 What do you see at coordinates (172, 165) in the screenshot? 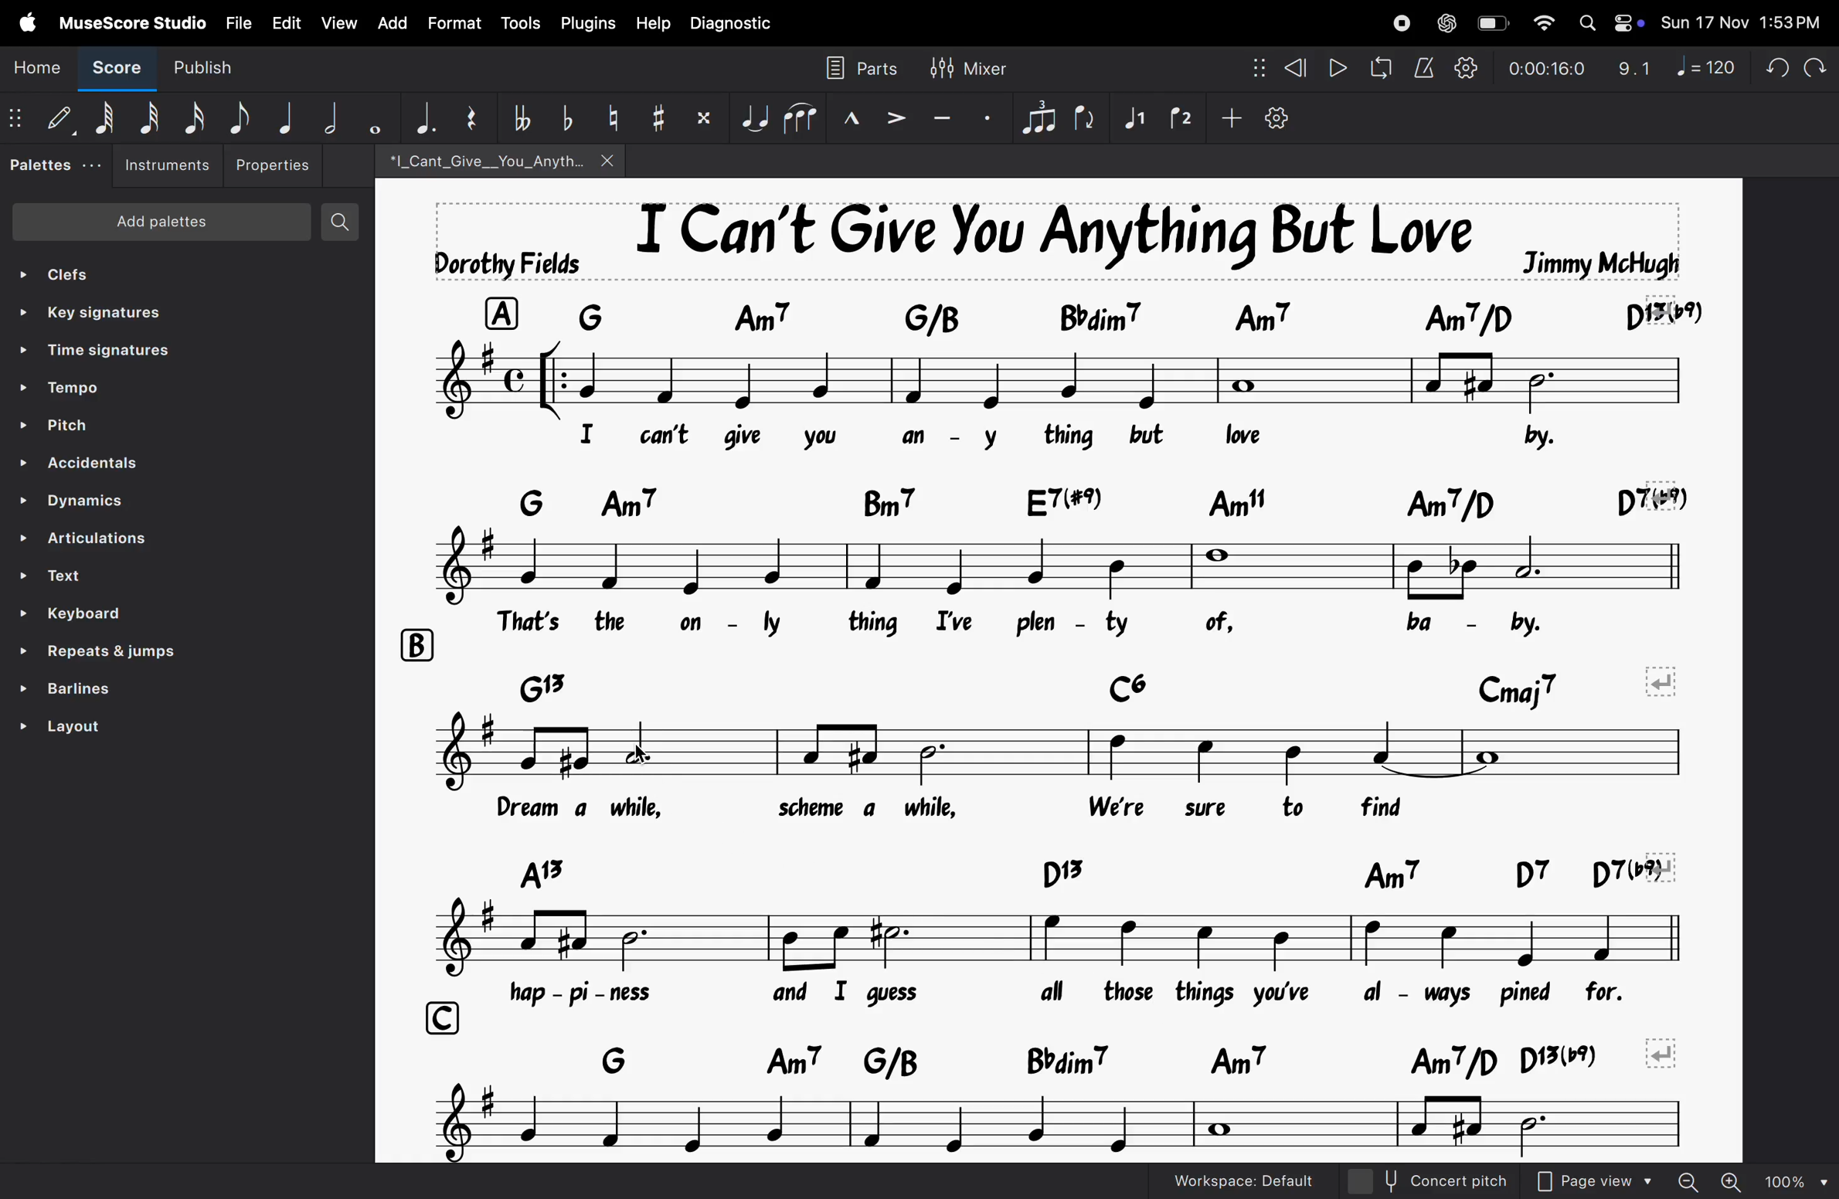
I see `instruements` at bounding box center [172, 165].